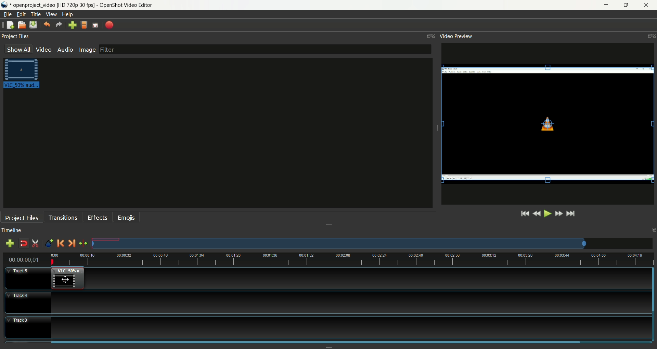 This screenshot has height=349, width=657. I want to click on play, so click(547, 214).